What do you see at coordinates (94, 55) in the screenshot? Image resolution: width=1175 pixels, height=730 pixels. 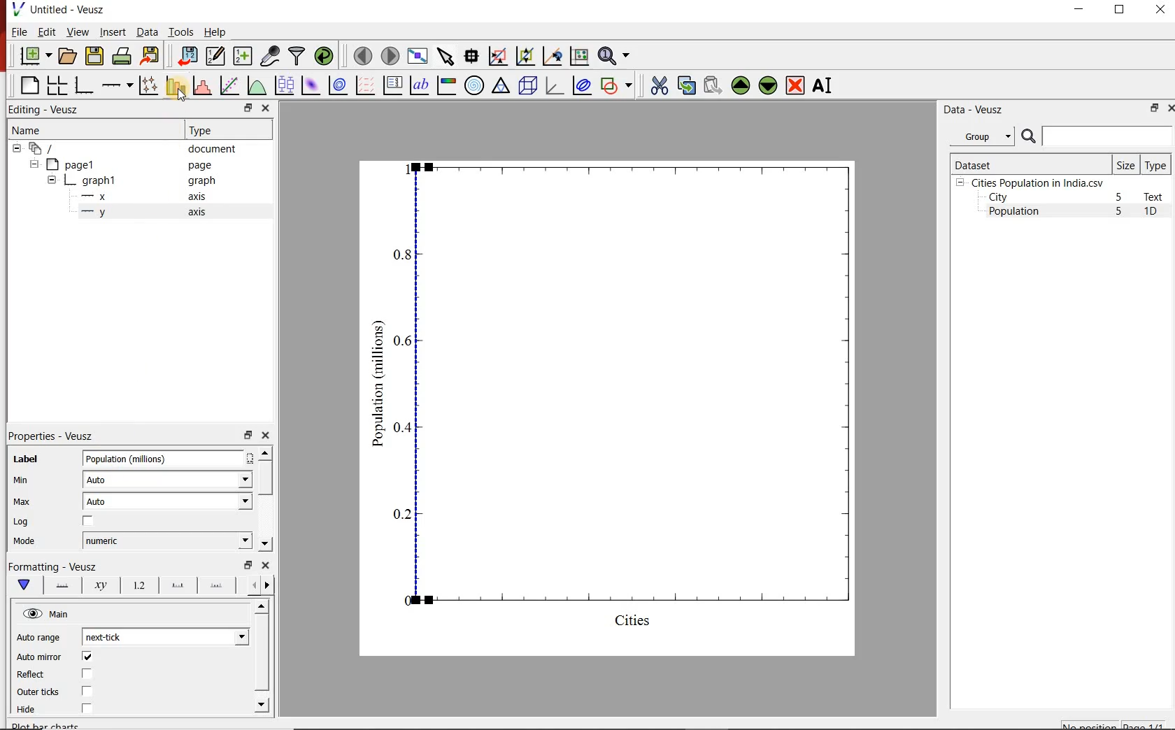 I see `save the document` at bounding box center [94, 55].